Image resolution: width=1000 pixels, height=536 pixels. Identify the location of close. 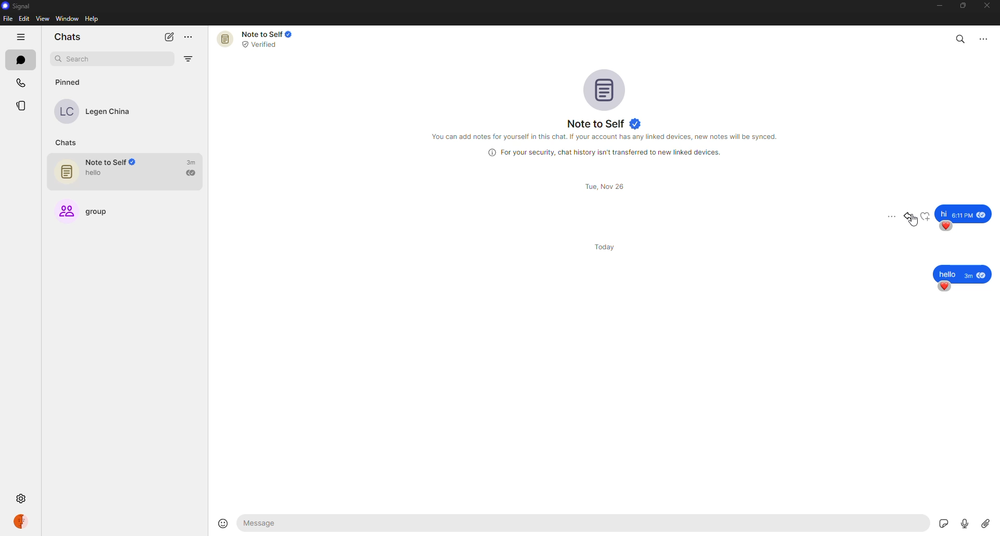
(988, 5).